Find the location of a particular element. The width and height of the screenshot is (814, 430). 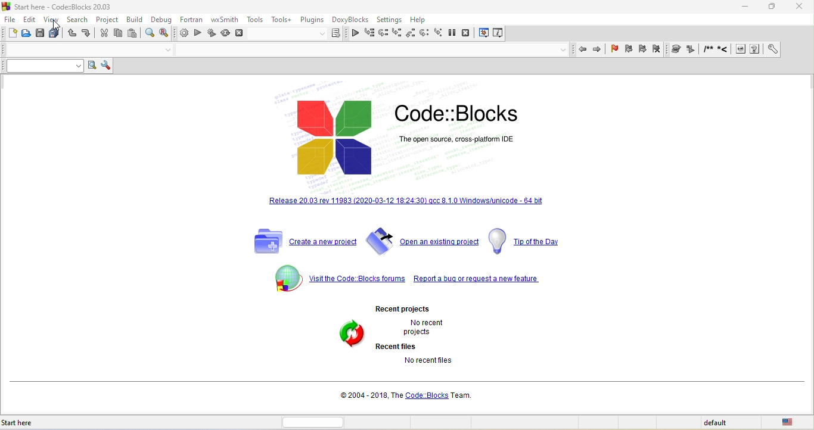

stop debugger is located at coordinates (469, 33).